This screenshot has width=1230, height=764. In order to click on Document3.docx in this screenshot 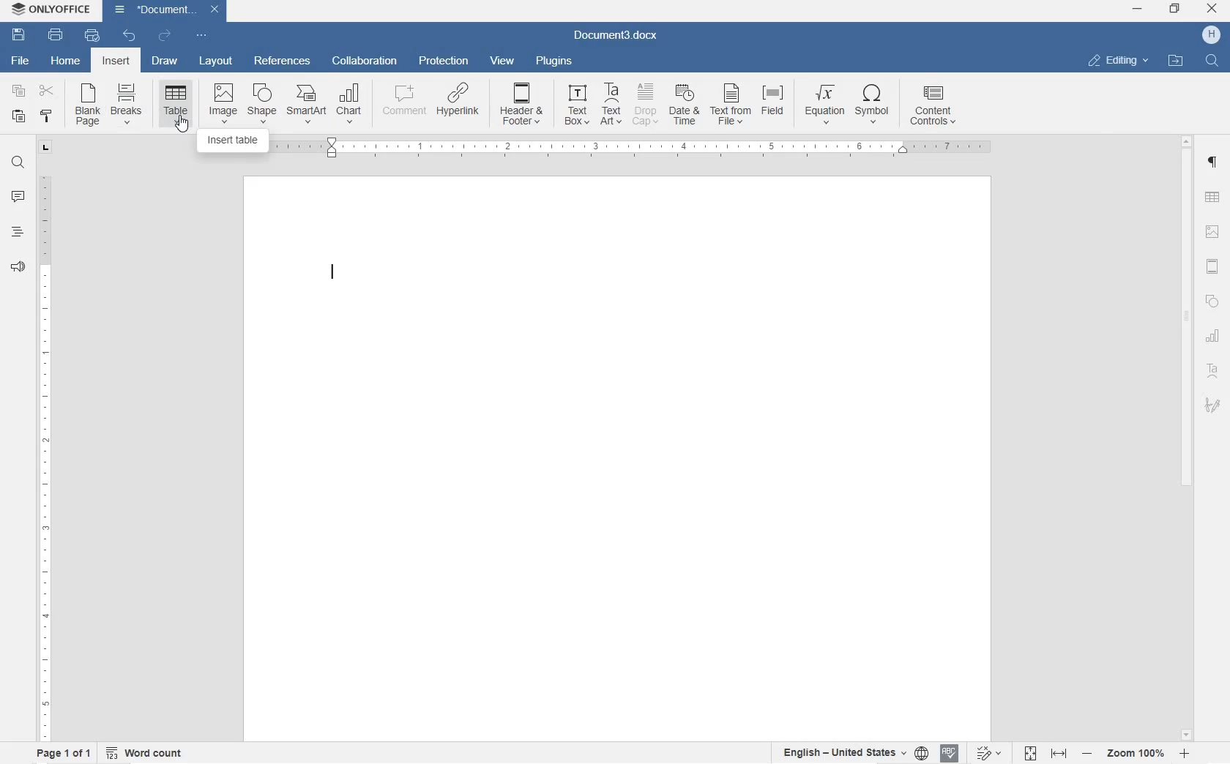, I will do `click(616, 36)`.